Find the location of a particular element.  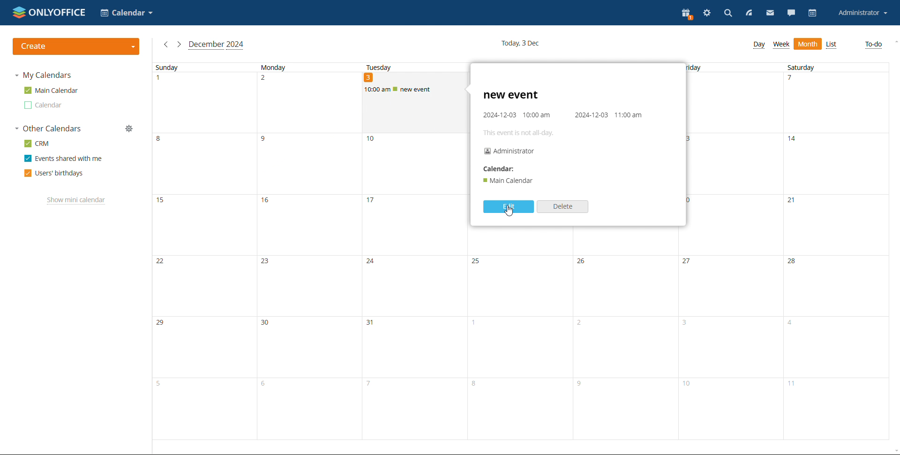

select application is located at coordinates (126, 13).